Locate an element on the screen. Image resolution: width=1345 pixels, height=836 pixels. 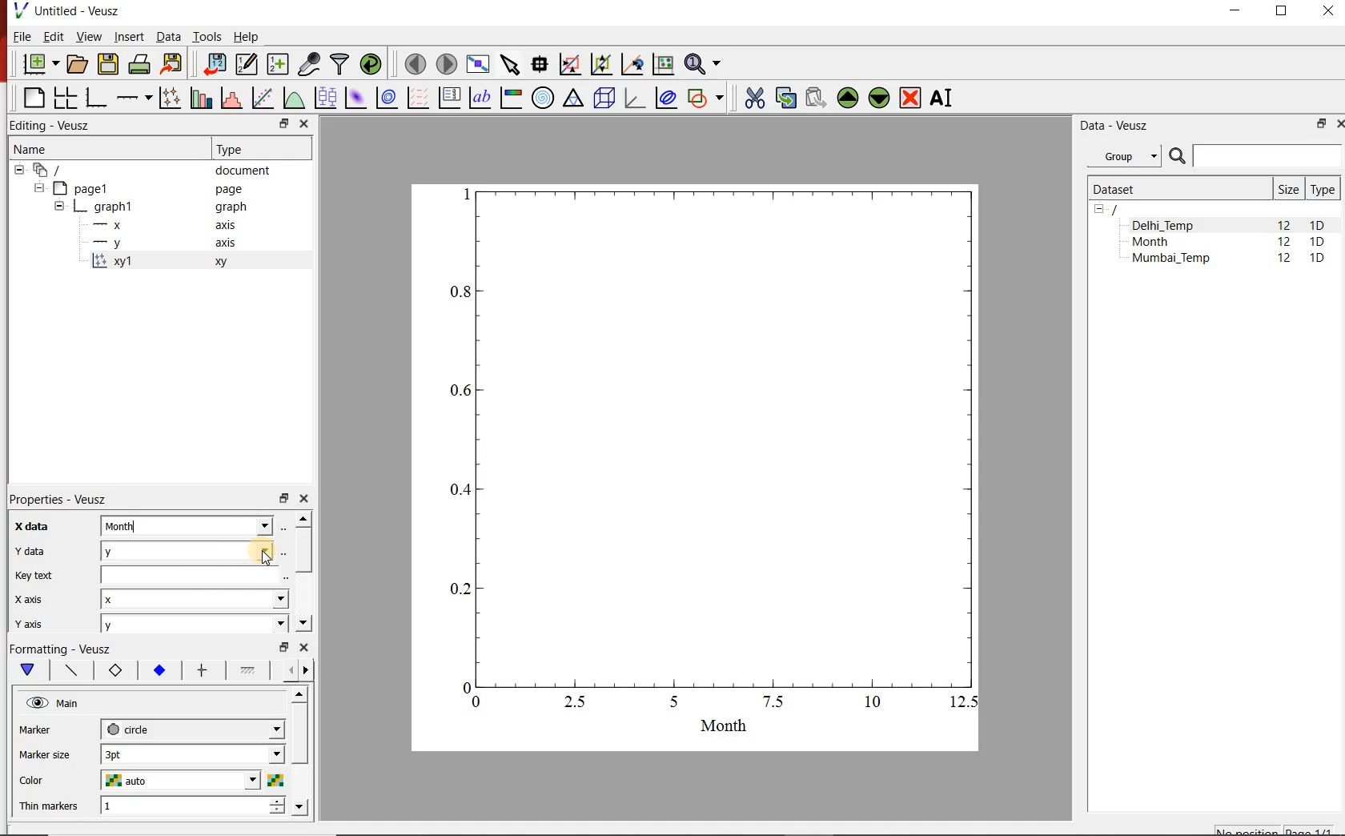
export to graphics format is located at coordinates (173, 64).